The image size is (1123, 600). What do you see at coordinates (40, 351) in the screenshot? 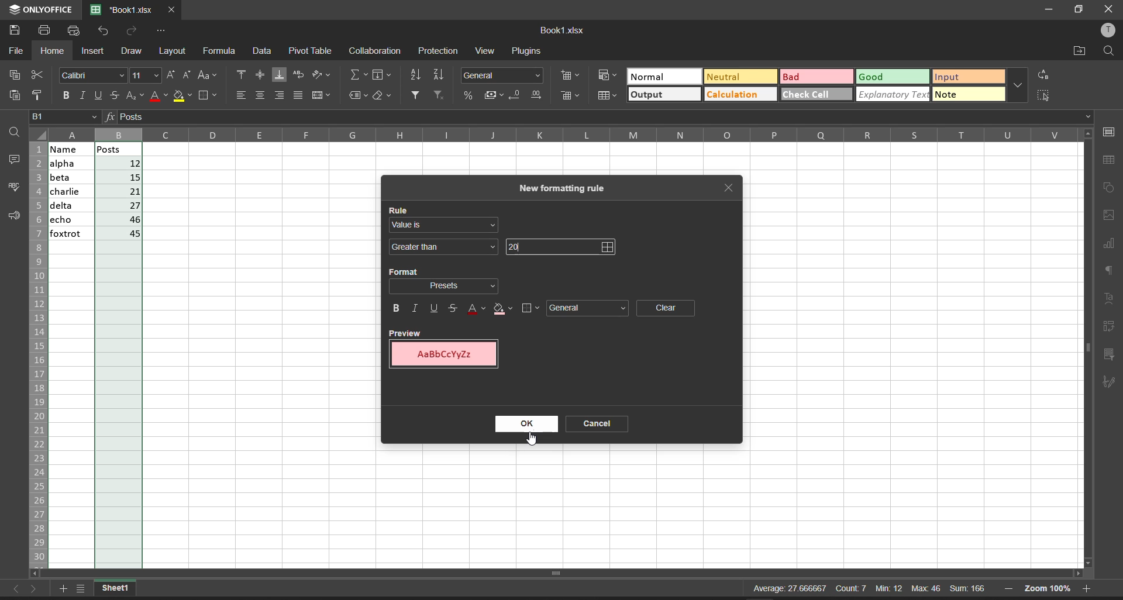
I see `row name` at bounding box center [40, 351].